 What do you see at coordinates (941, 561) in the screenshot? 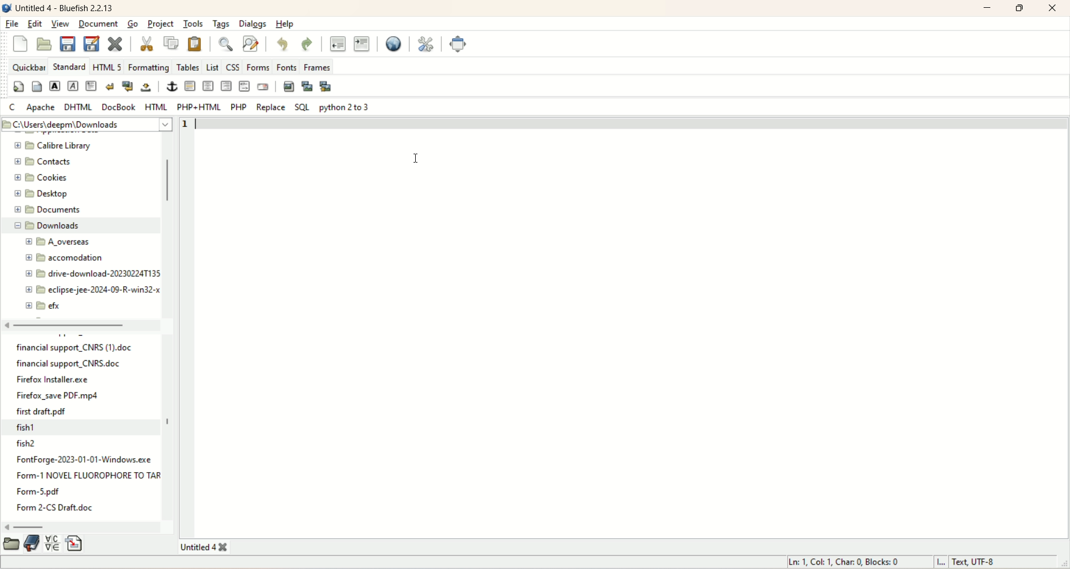
I see `I` at bounding box center [941, 561].